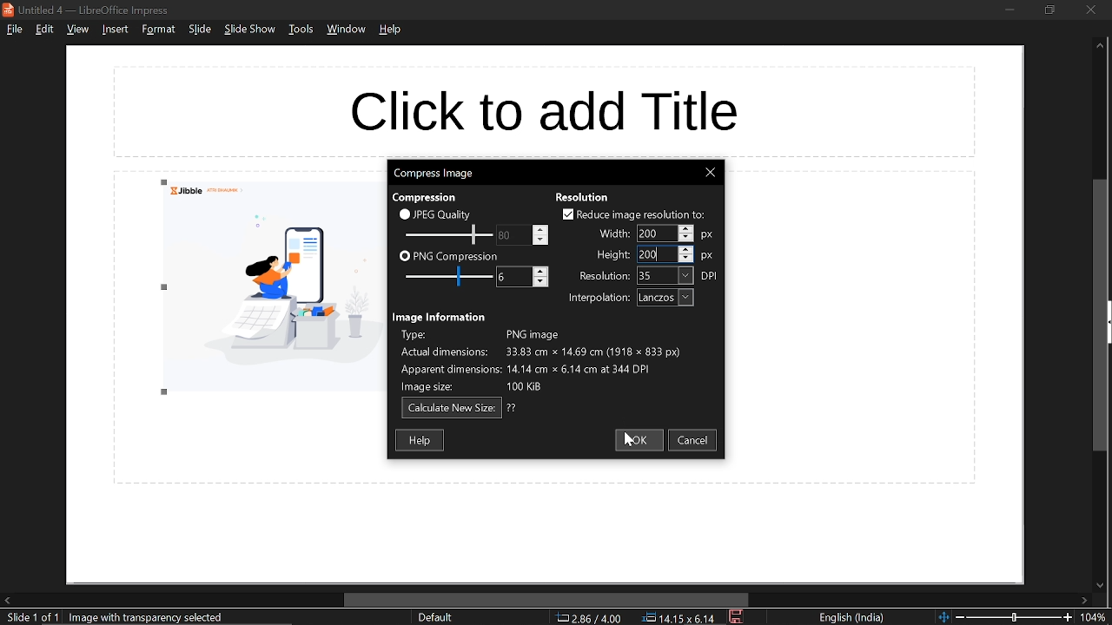 This screenshot has height=625, width=1112. What do you see at coordinates (695, 440) in the screenshot?
I see `cancel` at bounding box center [695, 440].